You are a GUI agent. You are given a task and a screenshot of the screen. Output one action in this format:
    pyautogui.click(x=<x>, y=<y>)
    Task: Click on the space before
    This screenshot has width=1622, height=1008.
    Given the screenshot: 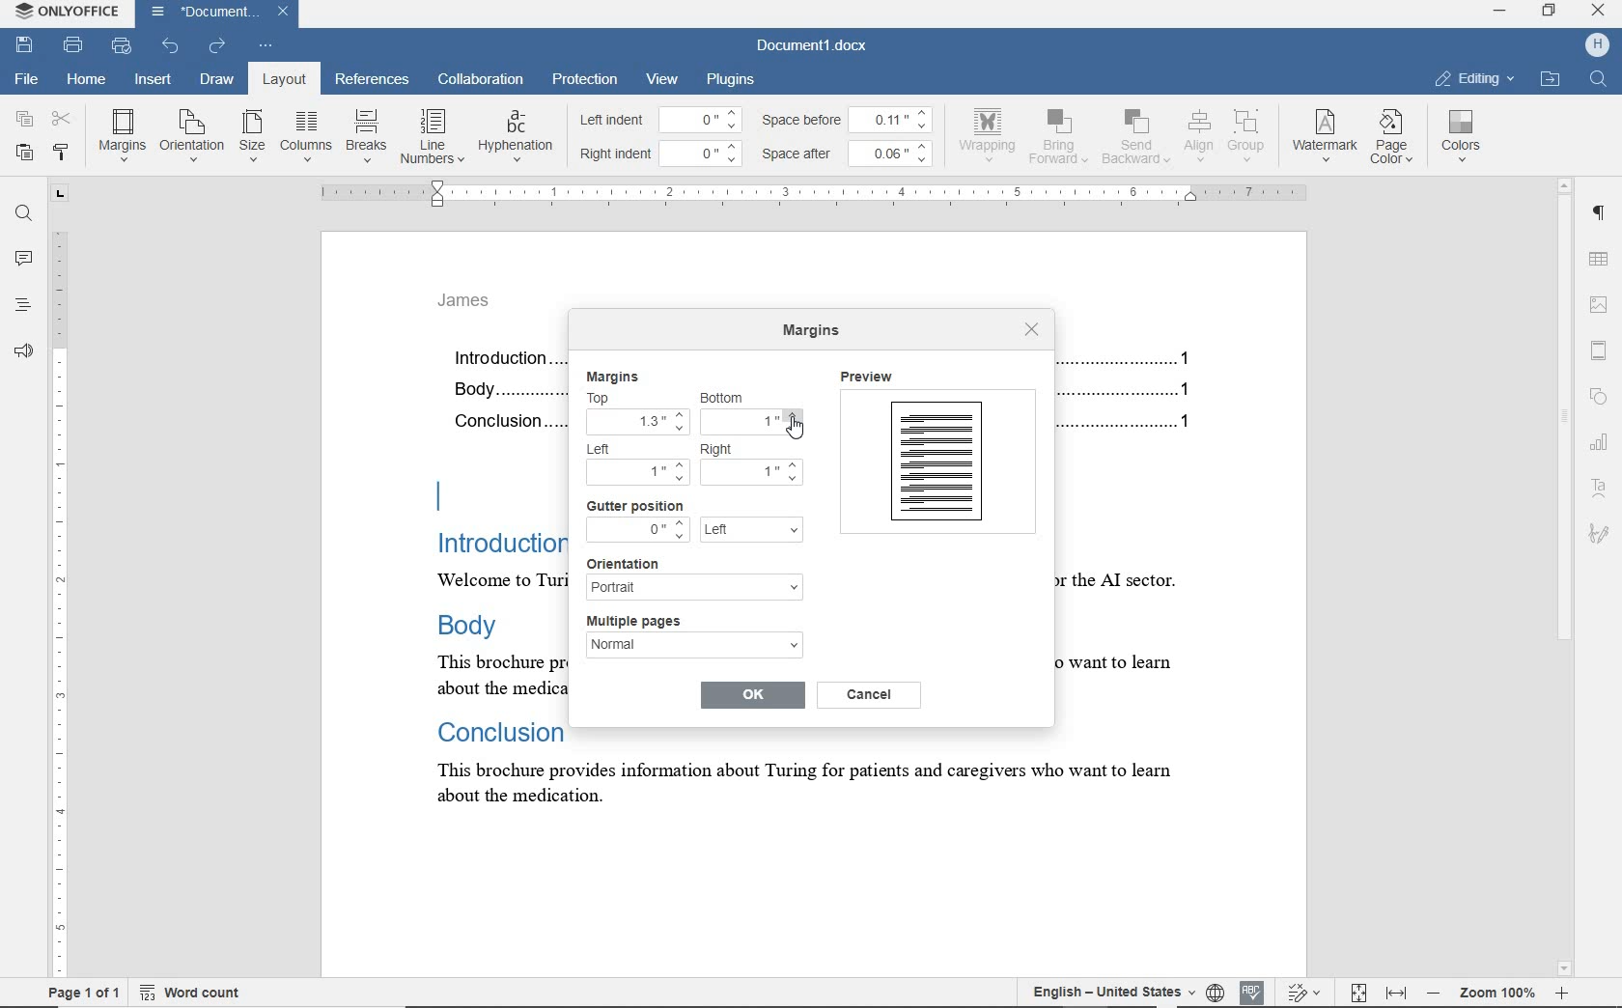 What is the action you would take?
    pyautogui.click(x=804, y=120)
    